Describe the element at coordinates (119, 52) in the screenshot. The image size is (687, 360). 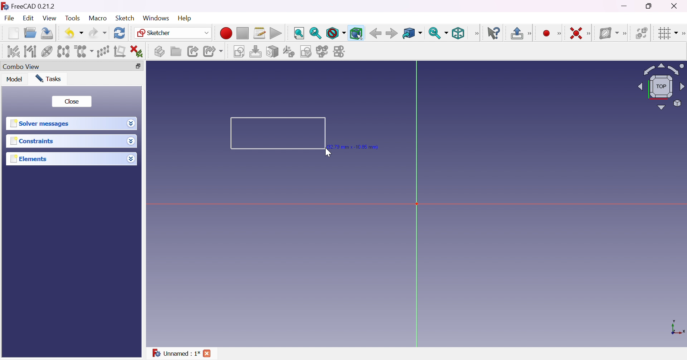
I see `Remove axes alignment` at that location.